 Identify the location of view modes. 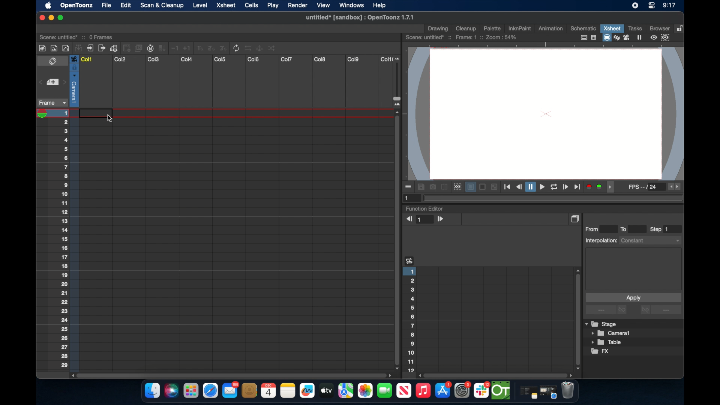
(623, 37).